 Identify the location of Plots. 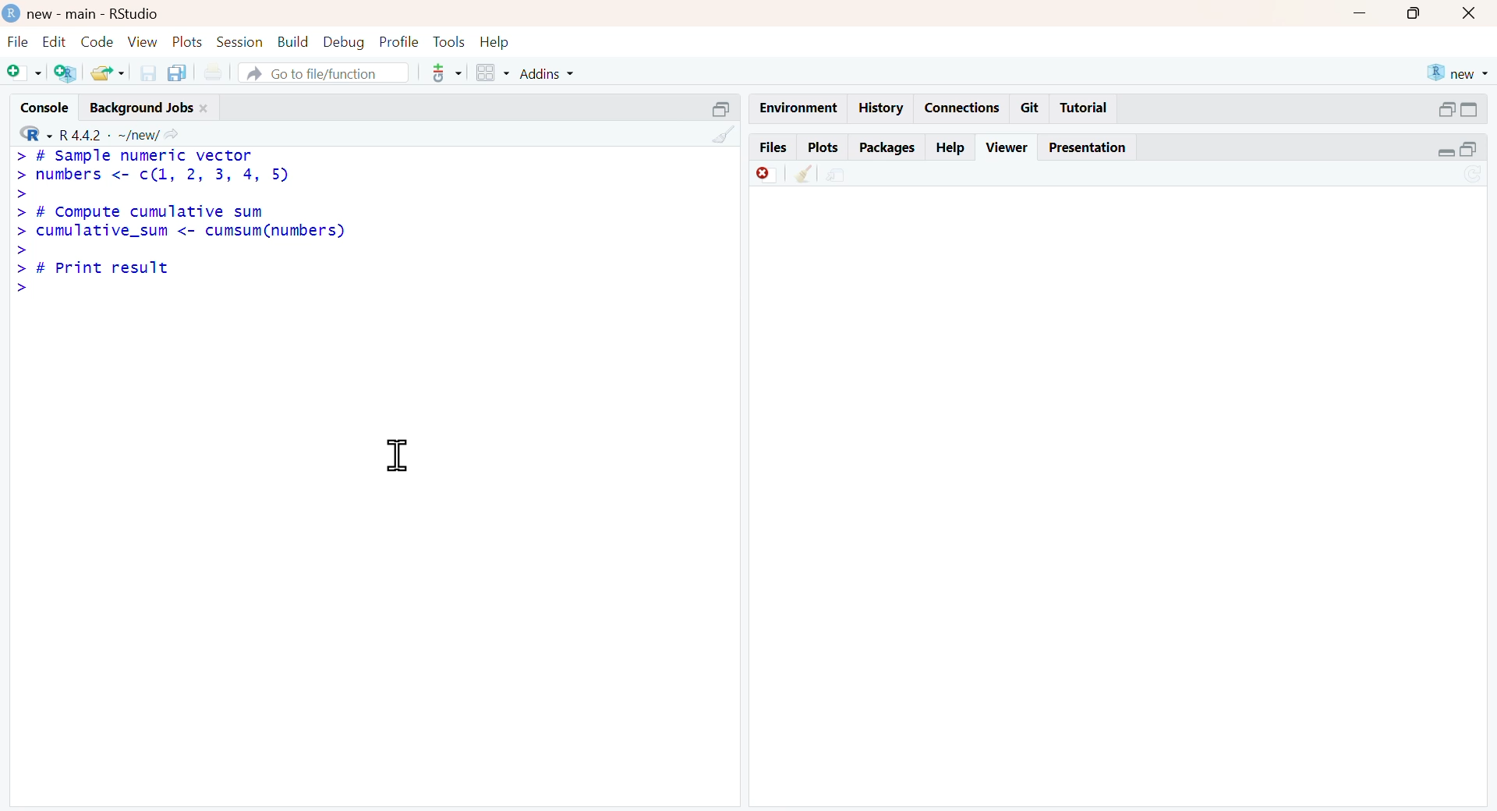
(823, 147).